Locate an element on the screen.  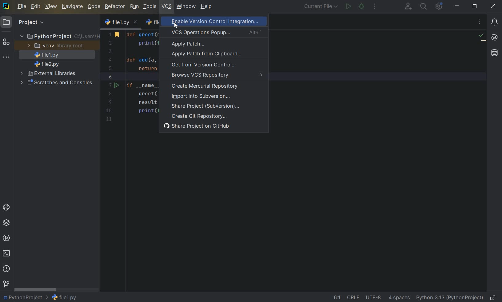
indent is located at coordinates (400, 298).